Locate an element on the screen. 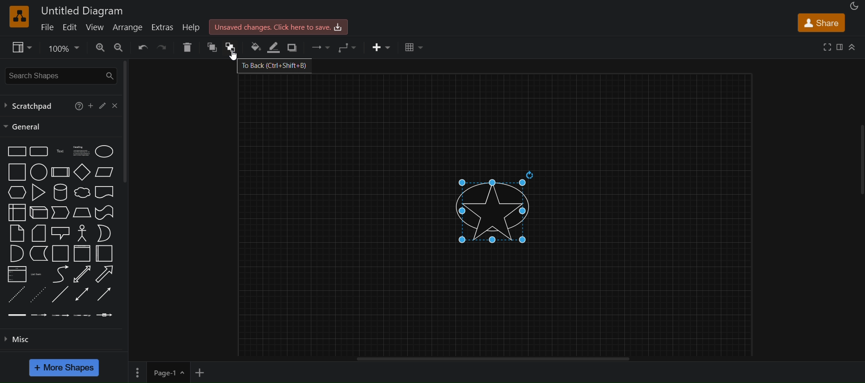 This screenshot has width=865, height=383. circle is located at coordinates (39, 172).